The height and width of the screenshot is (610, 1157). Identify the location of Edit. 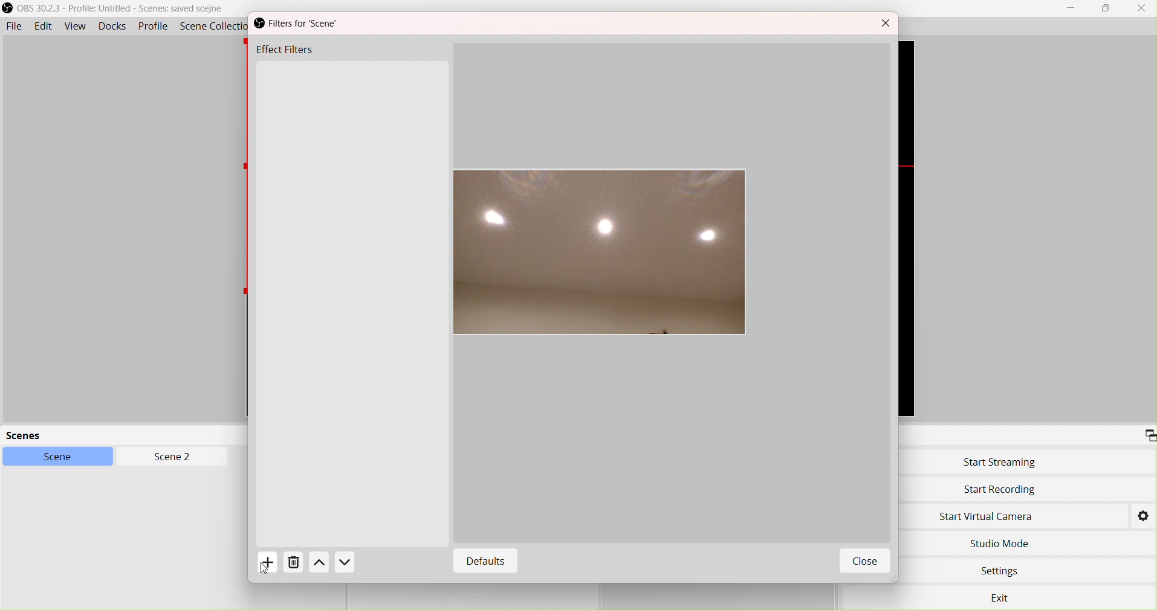
(43, 27).